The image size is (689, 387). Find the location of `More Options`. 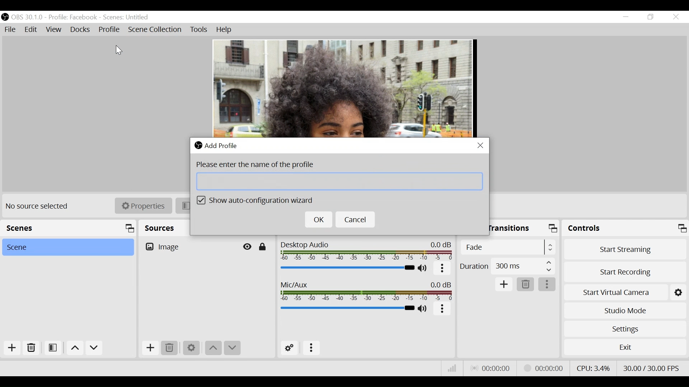

More Options is located at coordinates (311, 348).